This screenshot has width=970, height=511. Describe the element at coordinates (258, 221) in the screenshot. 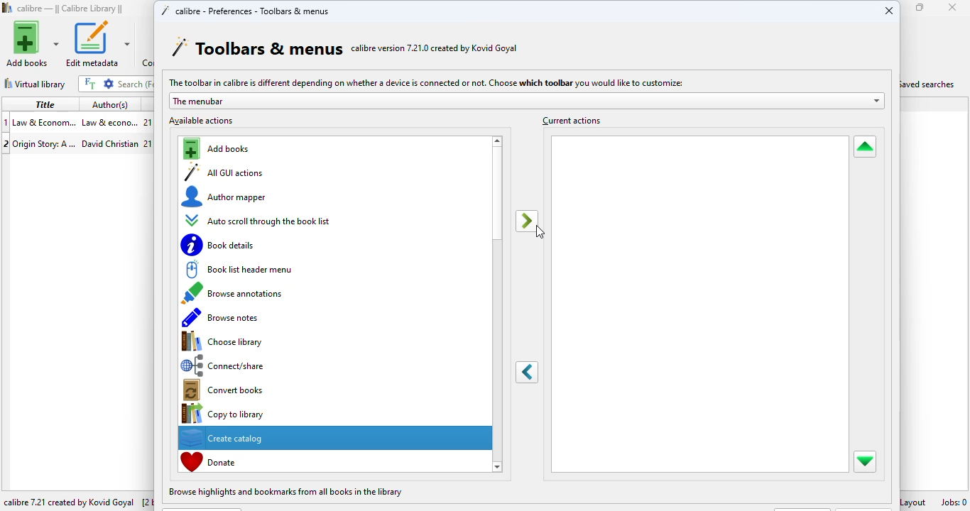

I see `auto scroll through the book list` at that location.